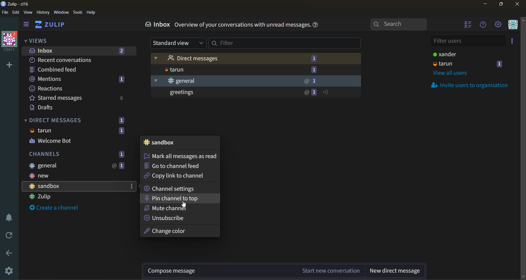 Image resolution: width=526 pixels, height=280 pixels. I want to click on reactions, so click(65, 89).